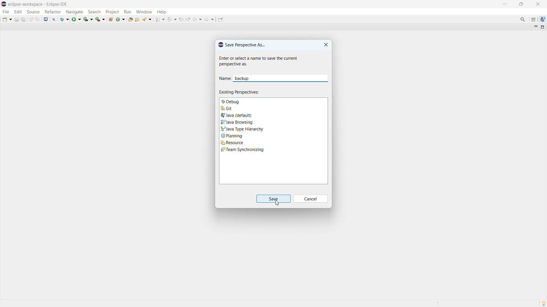 The width and height of the screenshot is (547, 307). Describe the element at coordinates (543, 19) in the screenshot. I see `java` at that location.